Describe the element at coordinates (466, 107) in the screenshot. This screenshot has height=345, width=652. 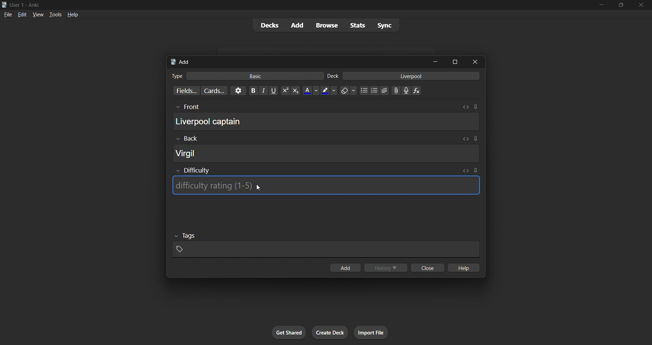
I see `Toggle HTML editor` at that location.